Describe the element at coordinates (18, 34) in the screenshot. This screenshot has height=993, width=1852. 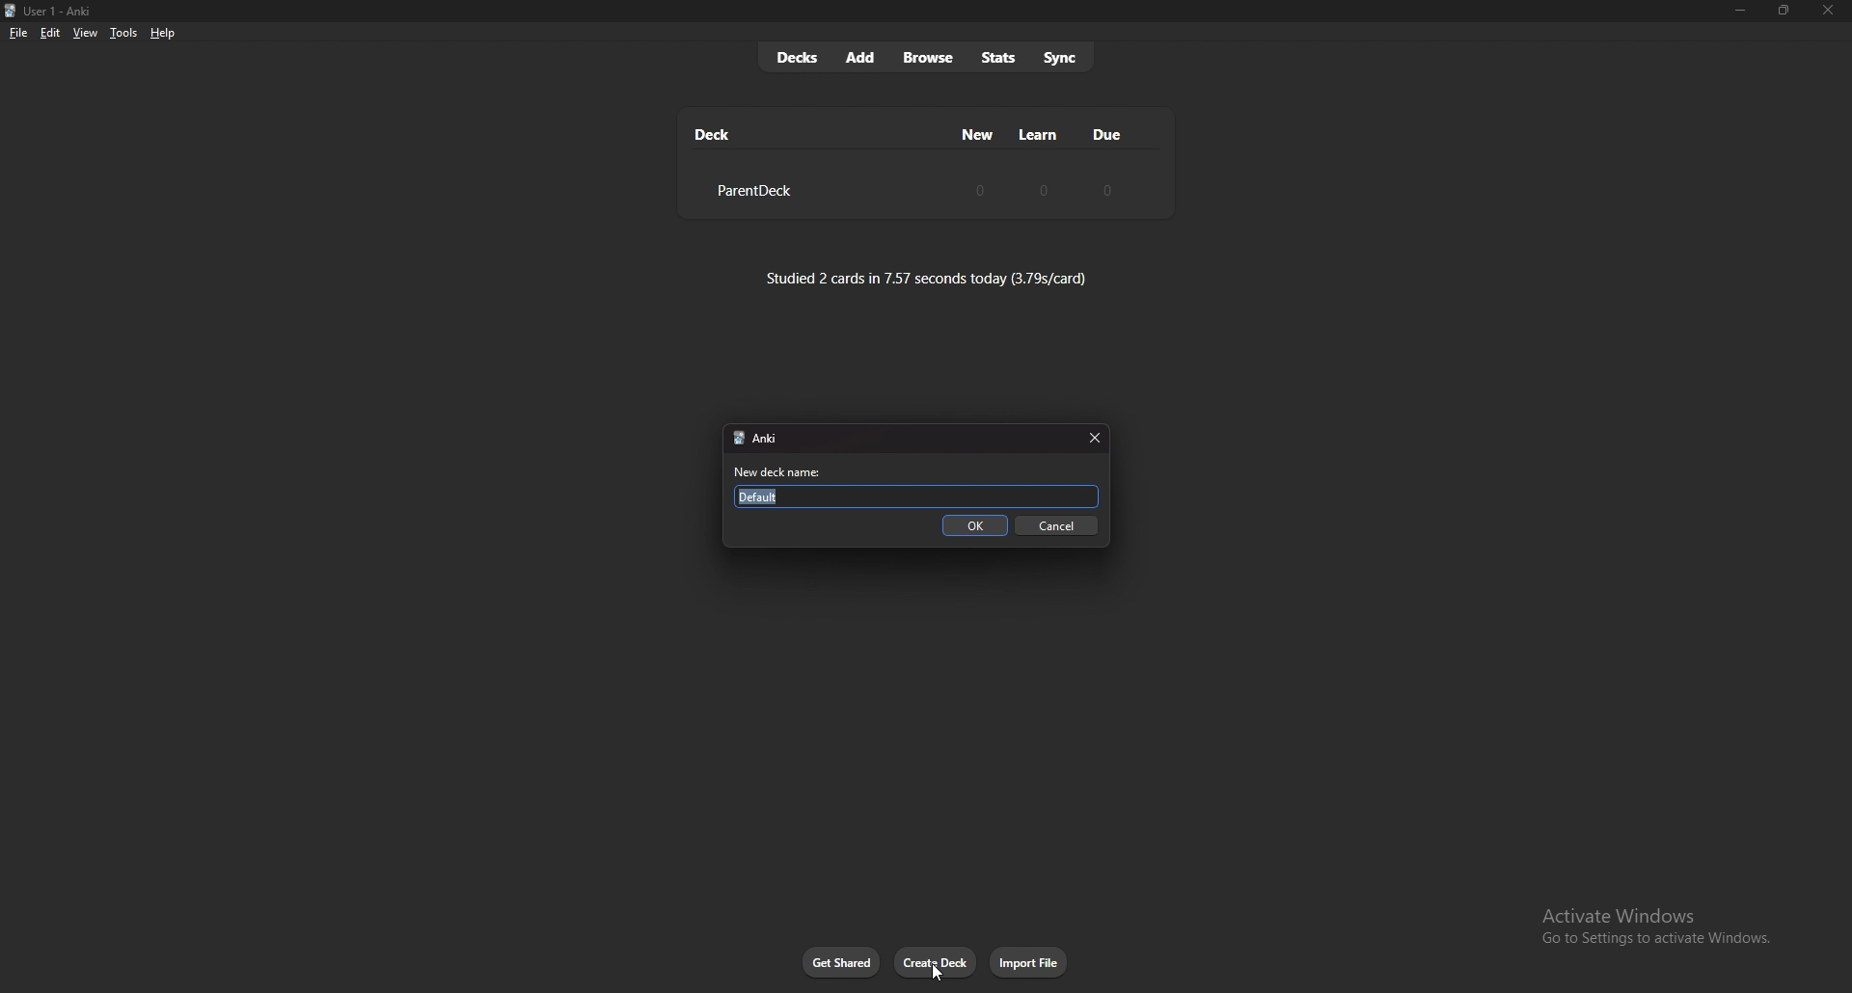
I see `file` at that location.